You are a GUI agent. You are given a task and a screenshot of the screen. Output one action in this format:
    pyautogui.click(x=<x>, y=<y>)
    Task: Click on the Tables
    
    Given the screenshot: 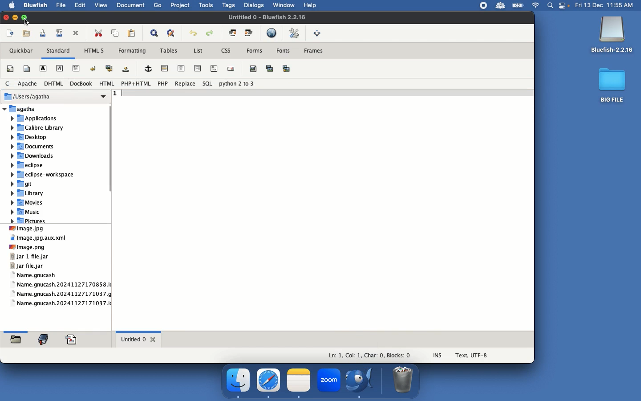 What is the action you would take?
    pyautogui.click(x=168, y=50)
    